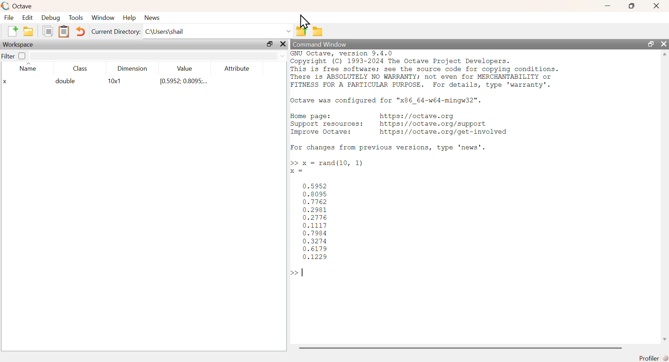 The image size is (669, 362). I want to click on scrollbar, so click(461, 348).